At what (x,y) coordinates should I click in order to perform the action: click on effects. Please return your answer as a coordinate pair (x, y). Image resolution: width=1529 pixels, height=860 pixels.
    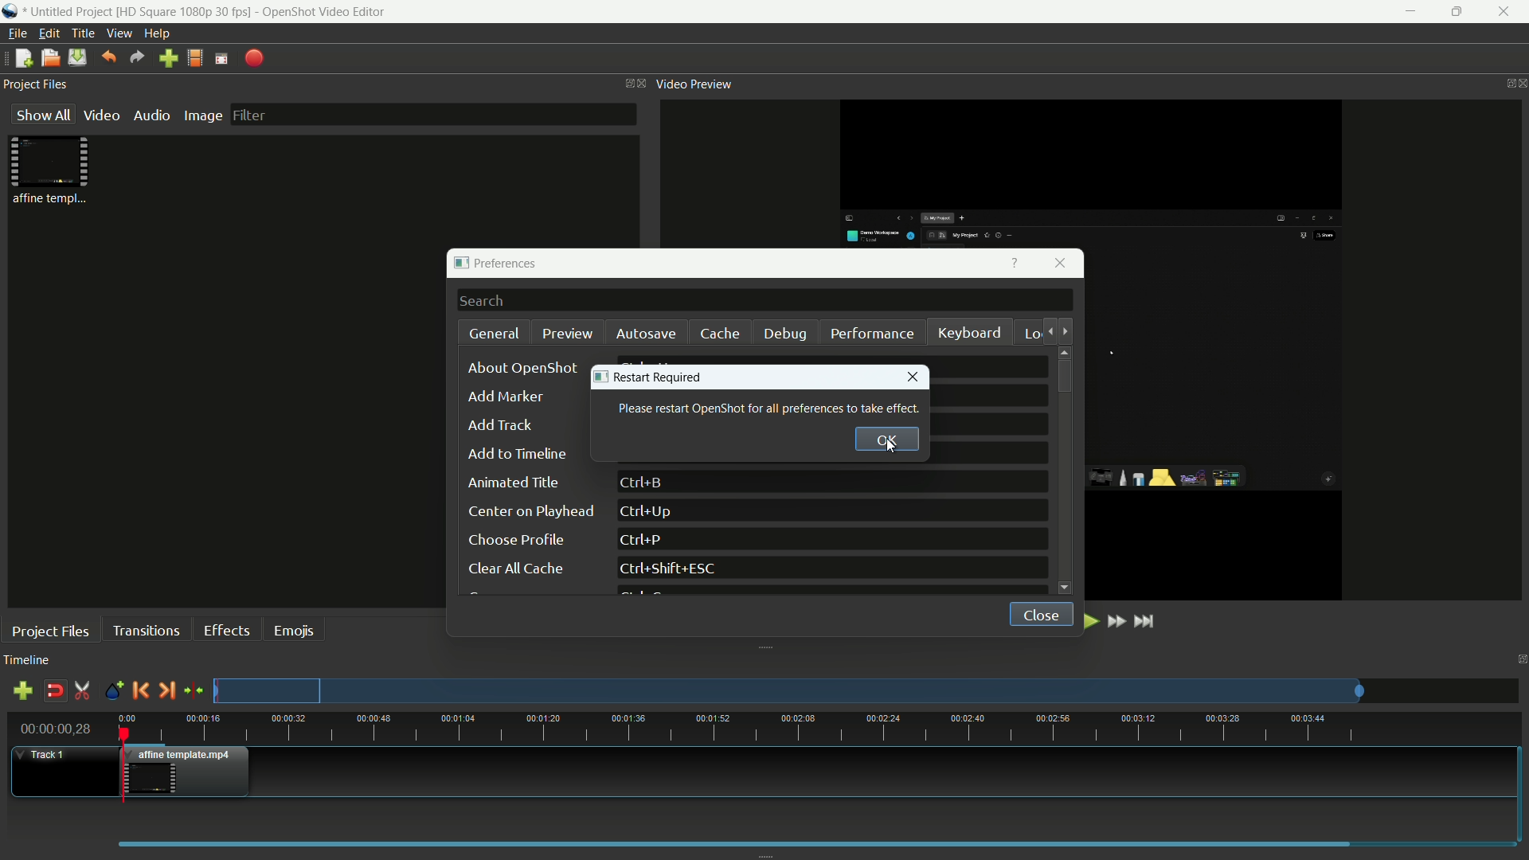
    Looking at the image, I should click on (229, 630).